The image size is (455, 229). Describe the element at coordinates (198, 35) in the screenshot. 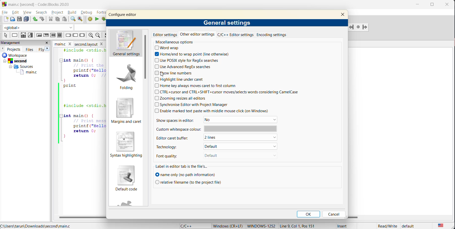

I see `other editor settings` at that location.